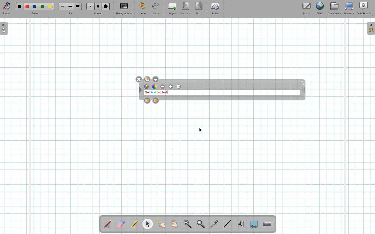  Describe the element at coordinates (97, 6) in the screenshot. I see `Medium eraser` at that location.